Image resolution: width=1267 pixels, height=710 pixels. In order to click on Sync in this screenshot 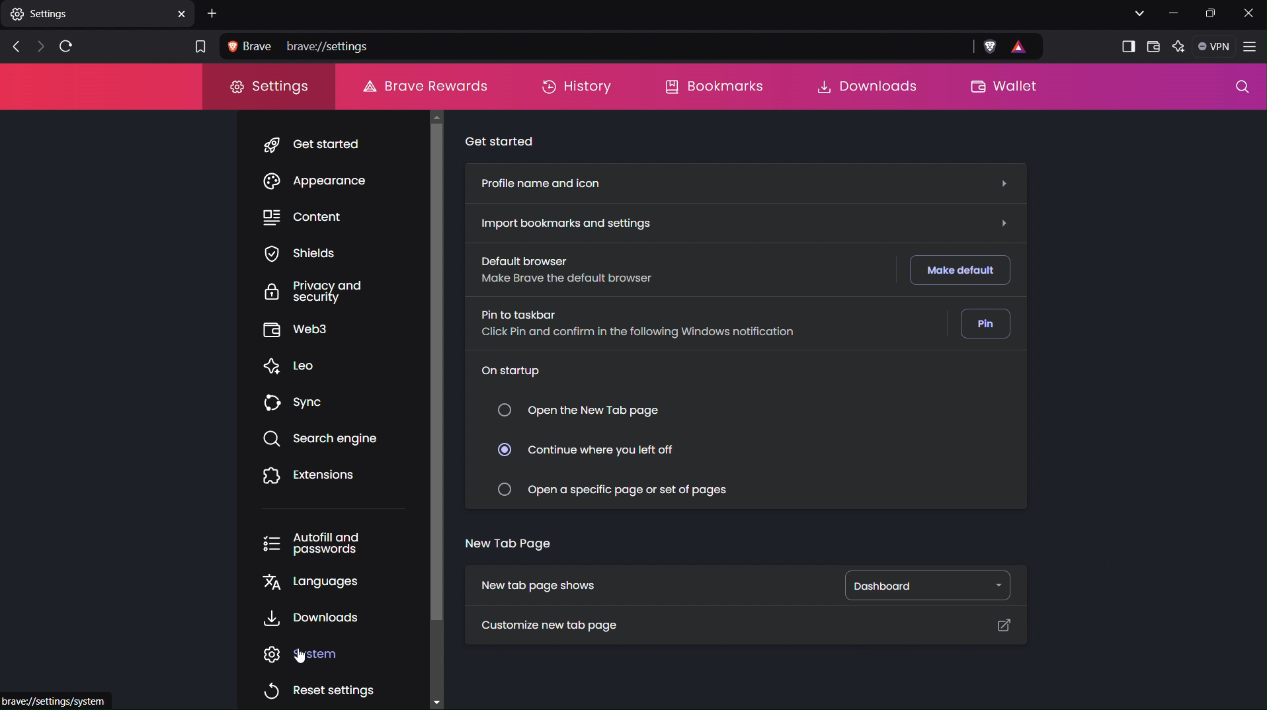, I will do `click(294, 403)`.